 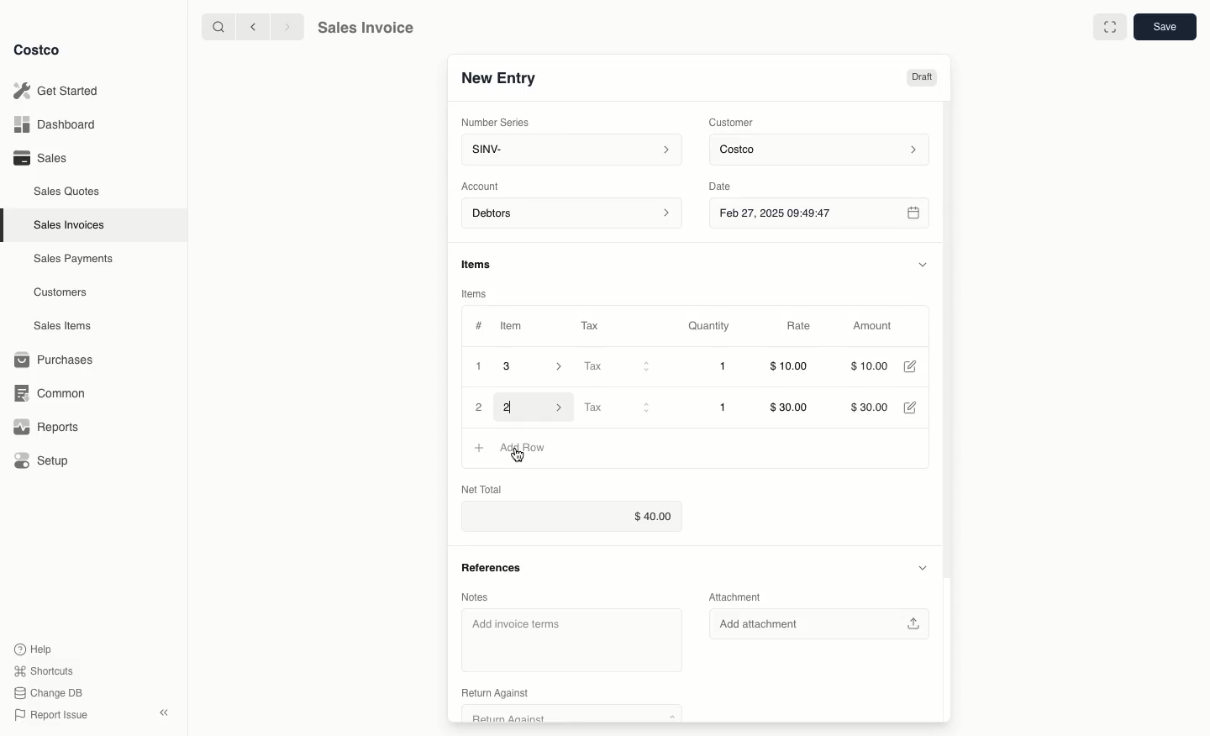 I want to click on Save, so click(x=1164, y=28).